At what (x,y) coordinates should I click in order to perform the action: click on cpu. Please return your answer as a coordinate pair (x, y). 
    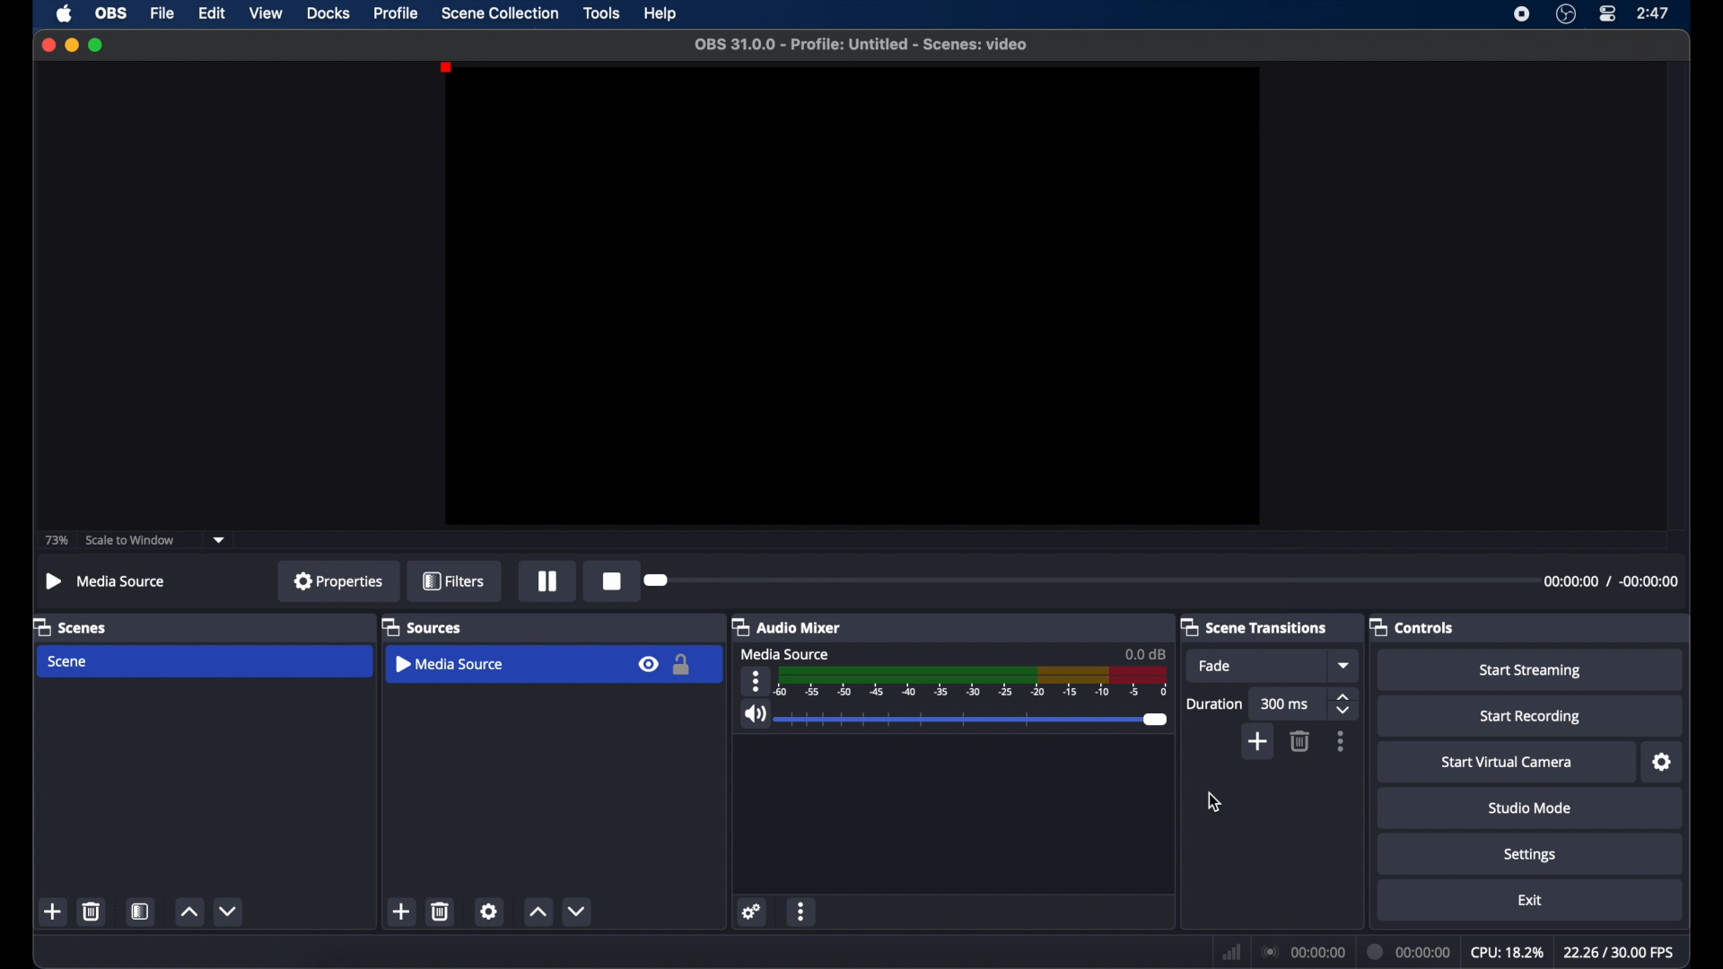
    Looking at the image, I should click on (1507, 953).